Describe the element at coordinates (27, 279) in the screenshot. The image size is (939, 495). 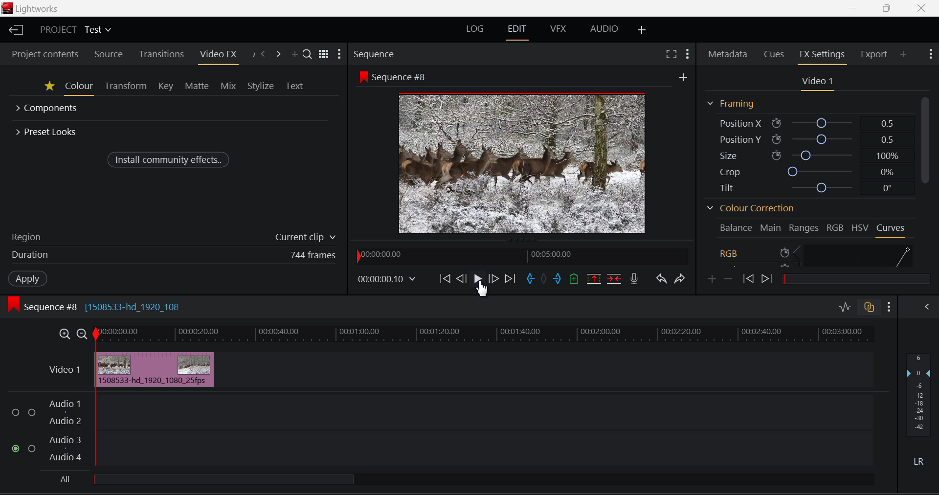
I see `Apply` at that location.